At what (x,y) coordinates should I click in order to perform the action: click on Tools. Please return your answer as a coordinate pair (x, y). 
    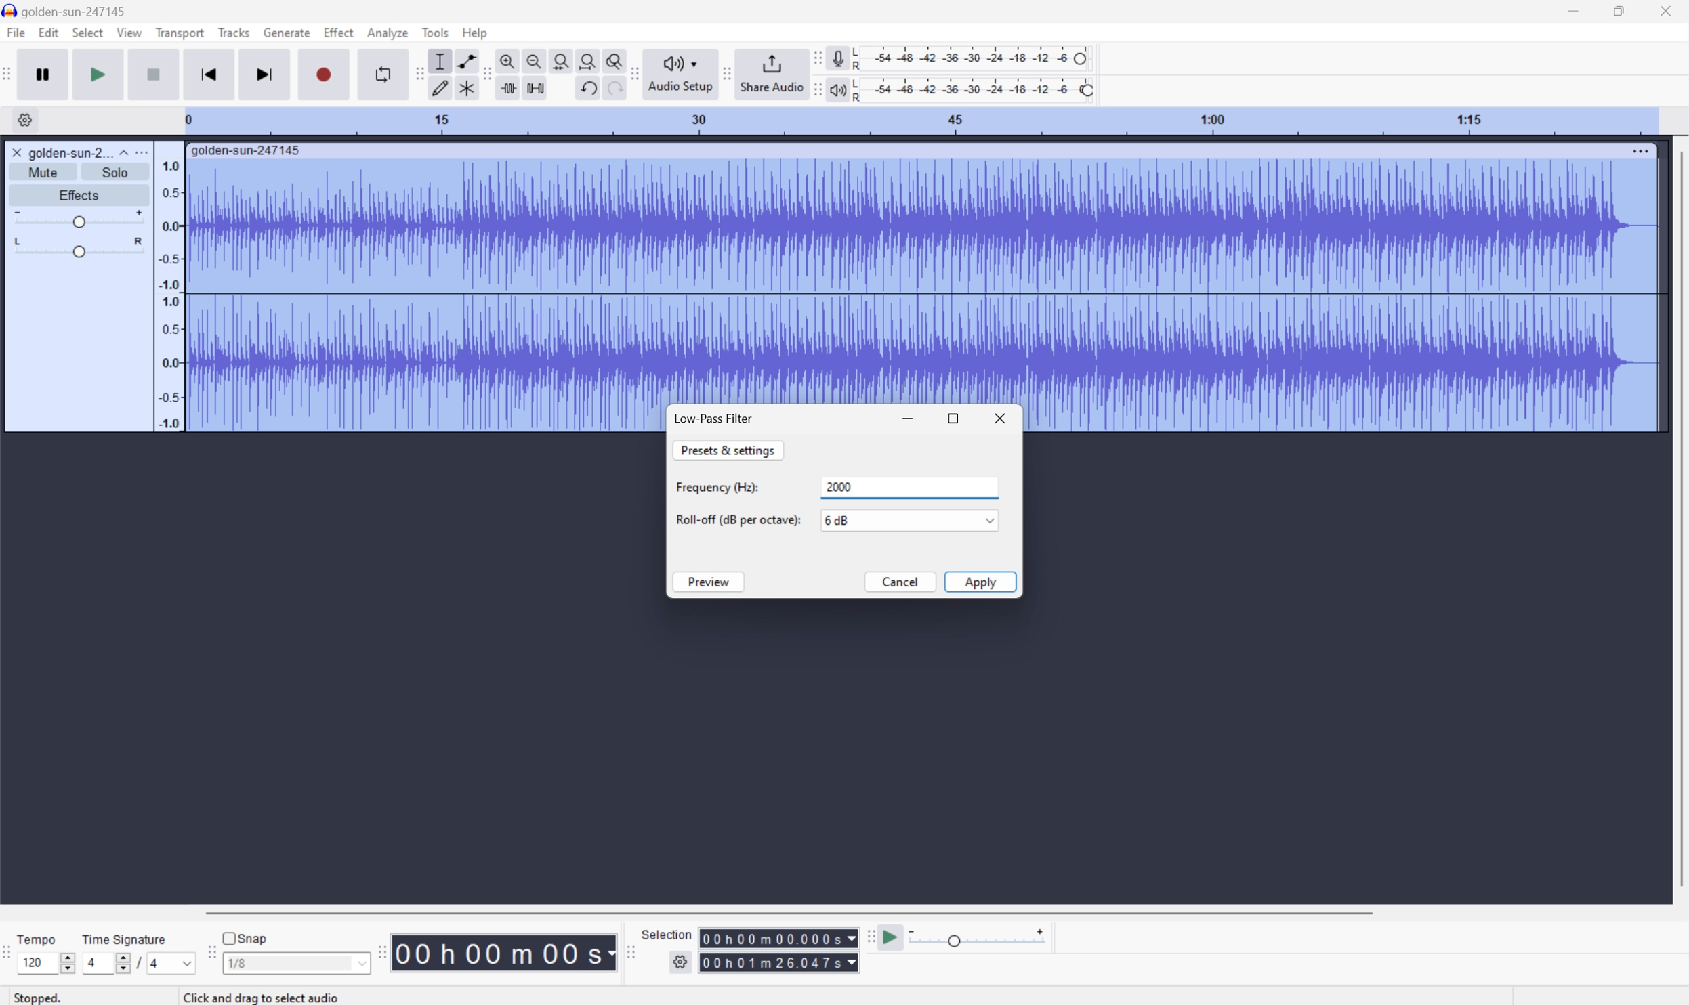
    Looking at the image, I should click on (435, 32).